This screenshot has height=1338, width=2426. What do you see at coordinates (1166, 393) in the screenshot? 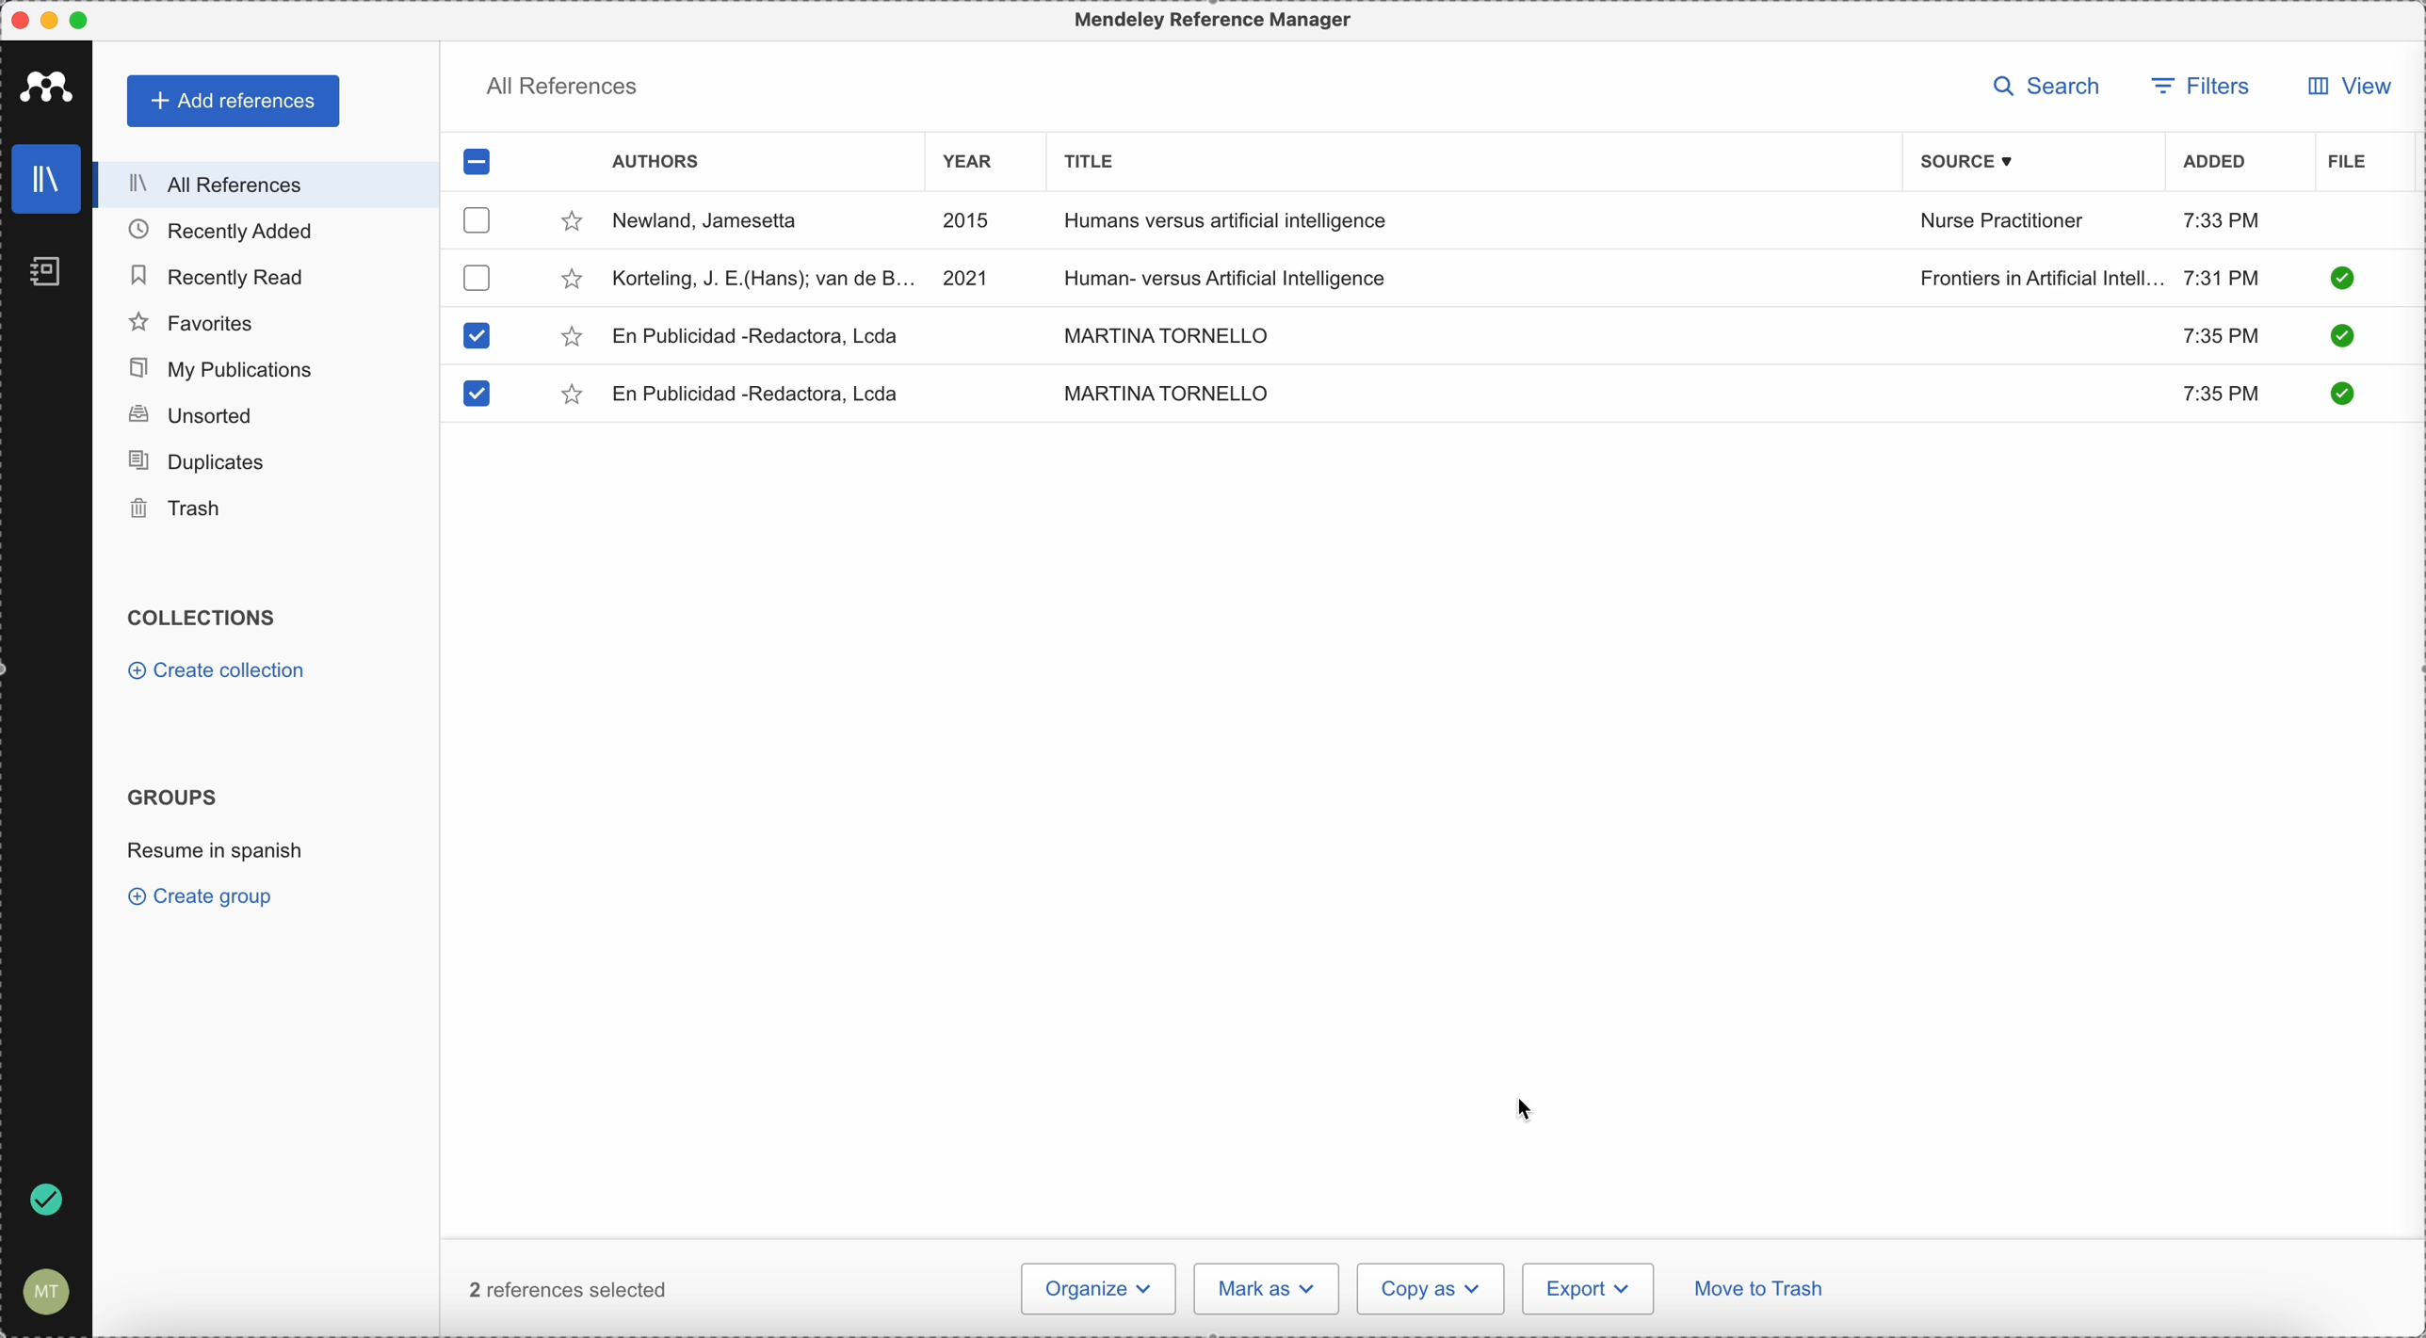
I see `MARTINA TORNELLO` at bounding box center [1166, 393].